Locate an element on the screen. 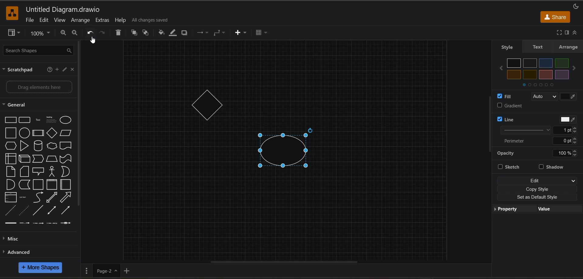 The width and height of the screenshot is (583, 279). misc is located at coordinates (14, 240).